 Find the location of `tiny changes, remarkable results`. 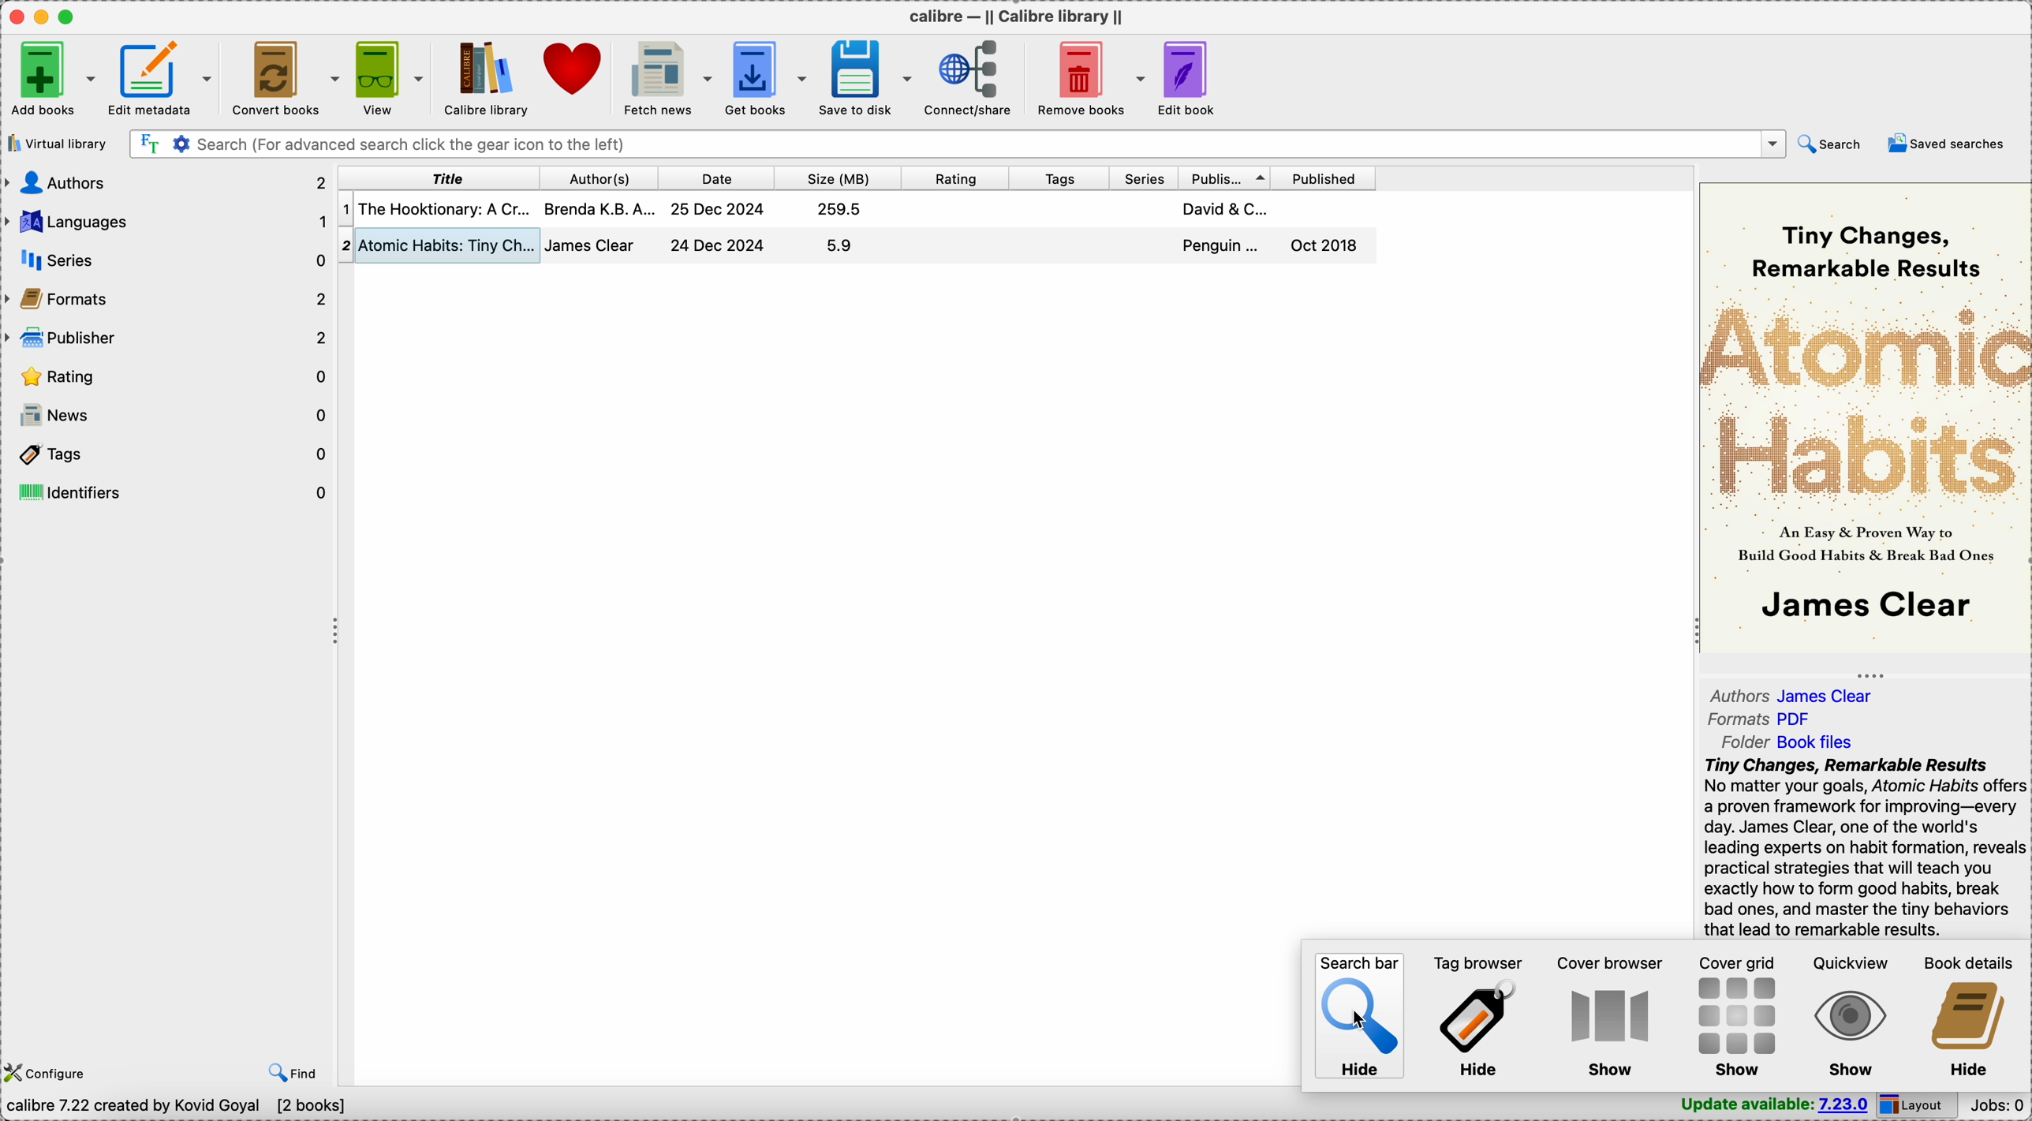

tiny changes, remarkable results is located at coordinates (1865, 251).